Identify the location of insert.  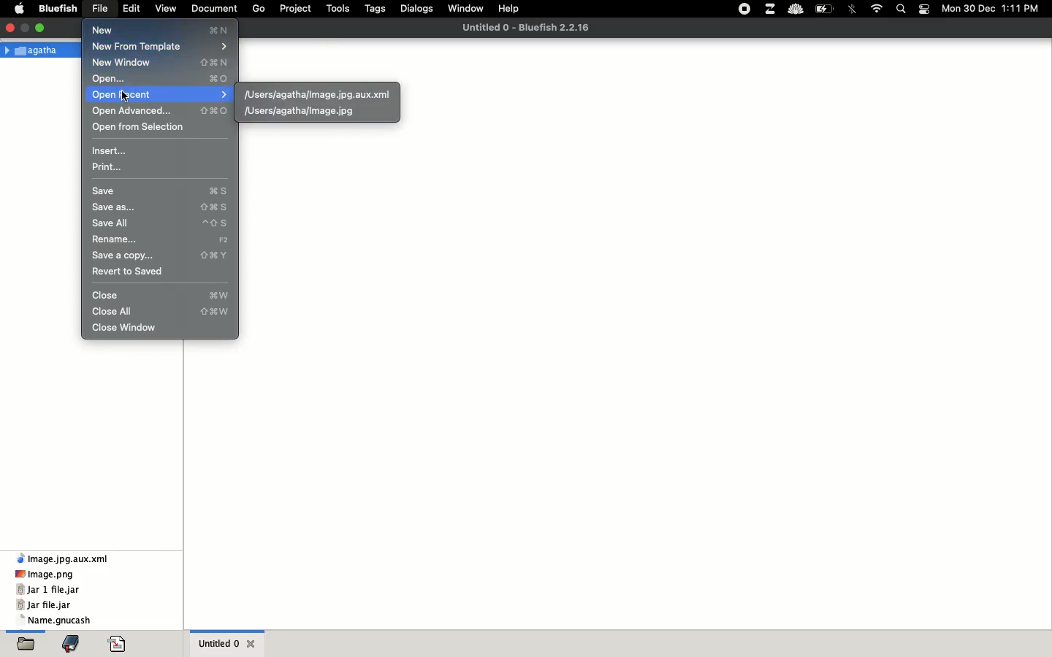
(110, 150).